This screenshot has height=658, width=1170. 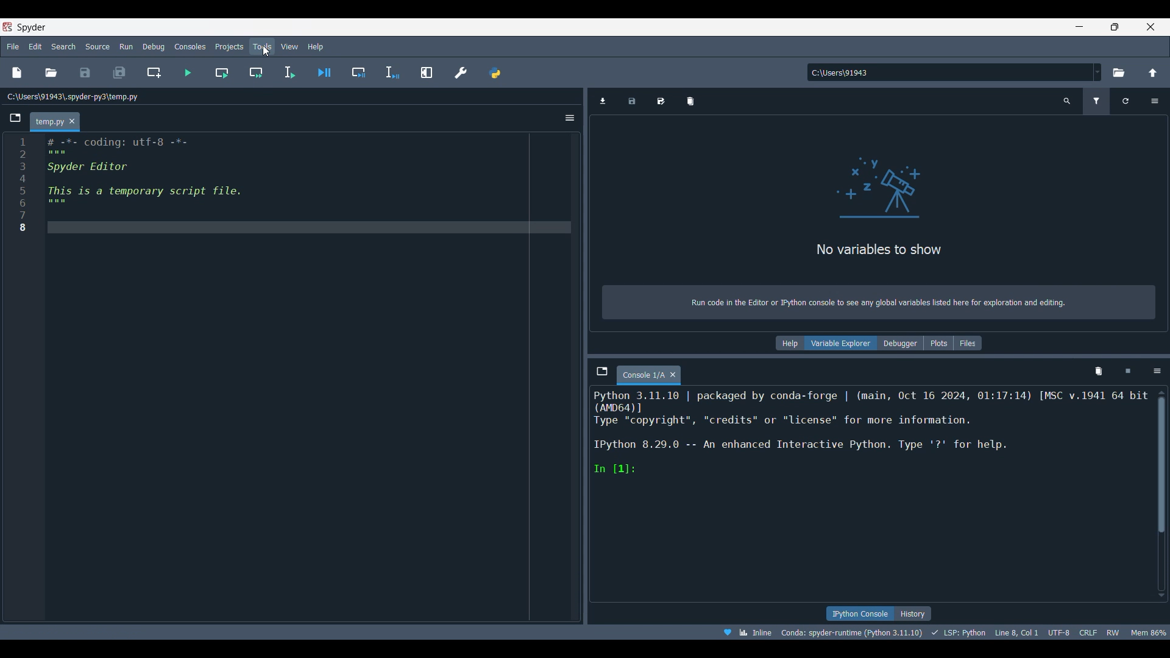 What do you see at coordinates (871, 433) in the screenshot?
I see `ipython console pane` at bounding box center [871, 433].